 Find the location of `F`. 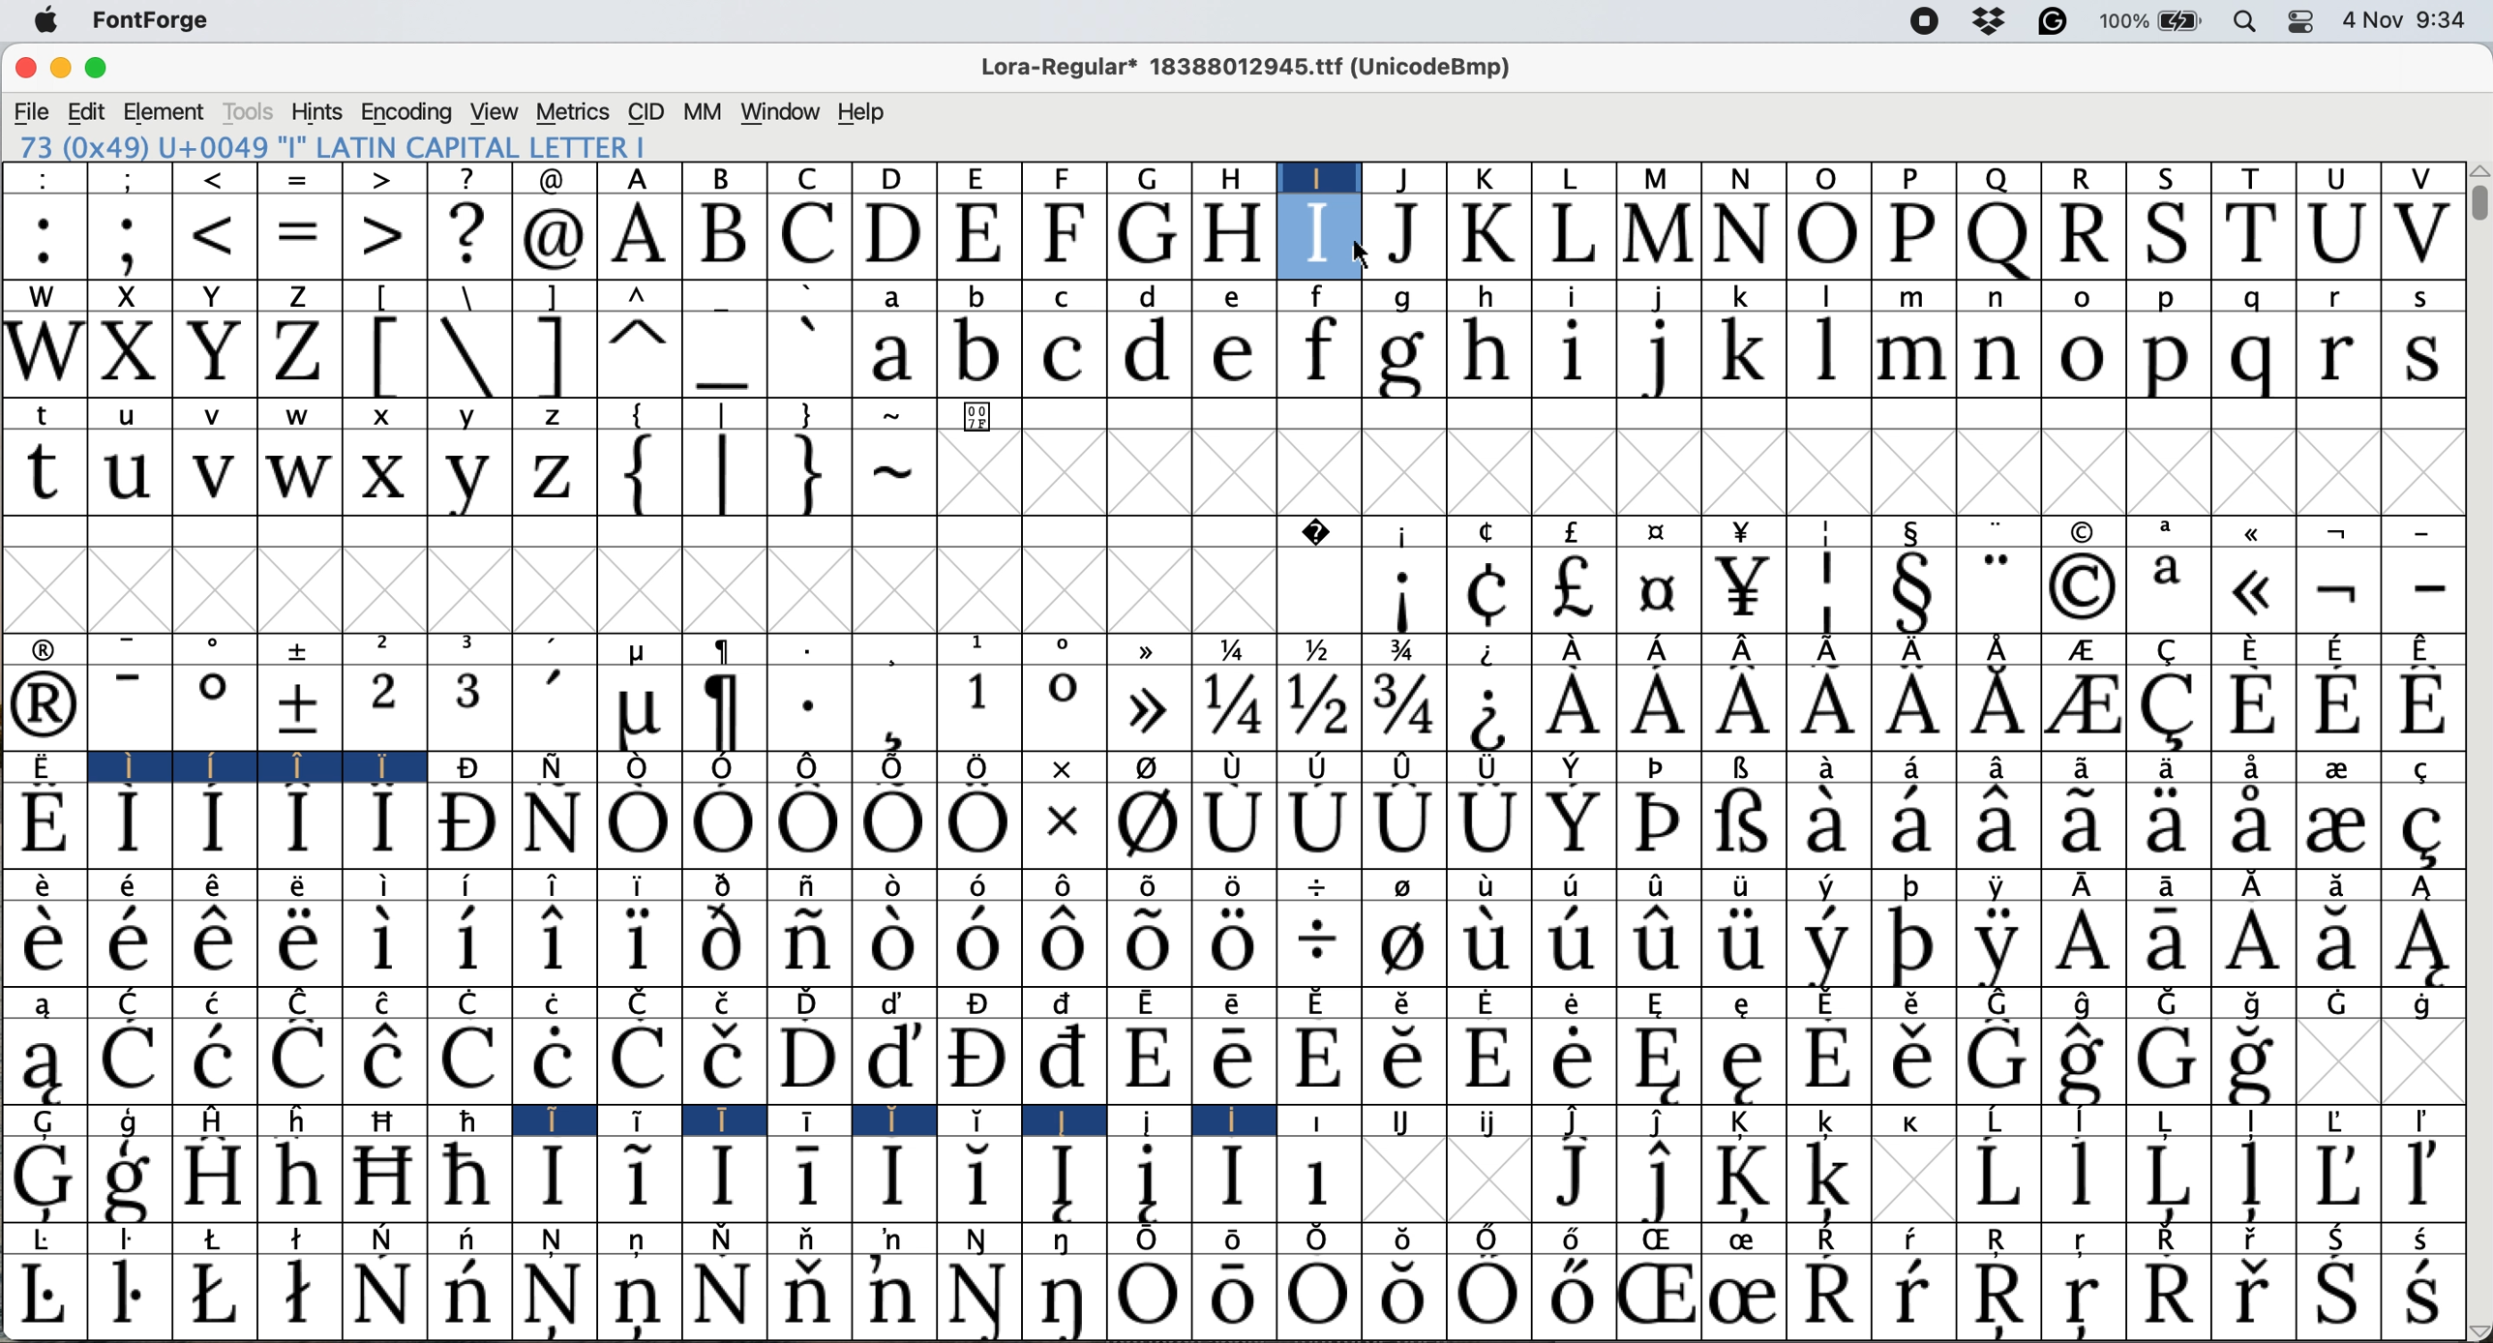

F is located at coordinates (1065, 180).